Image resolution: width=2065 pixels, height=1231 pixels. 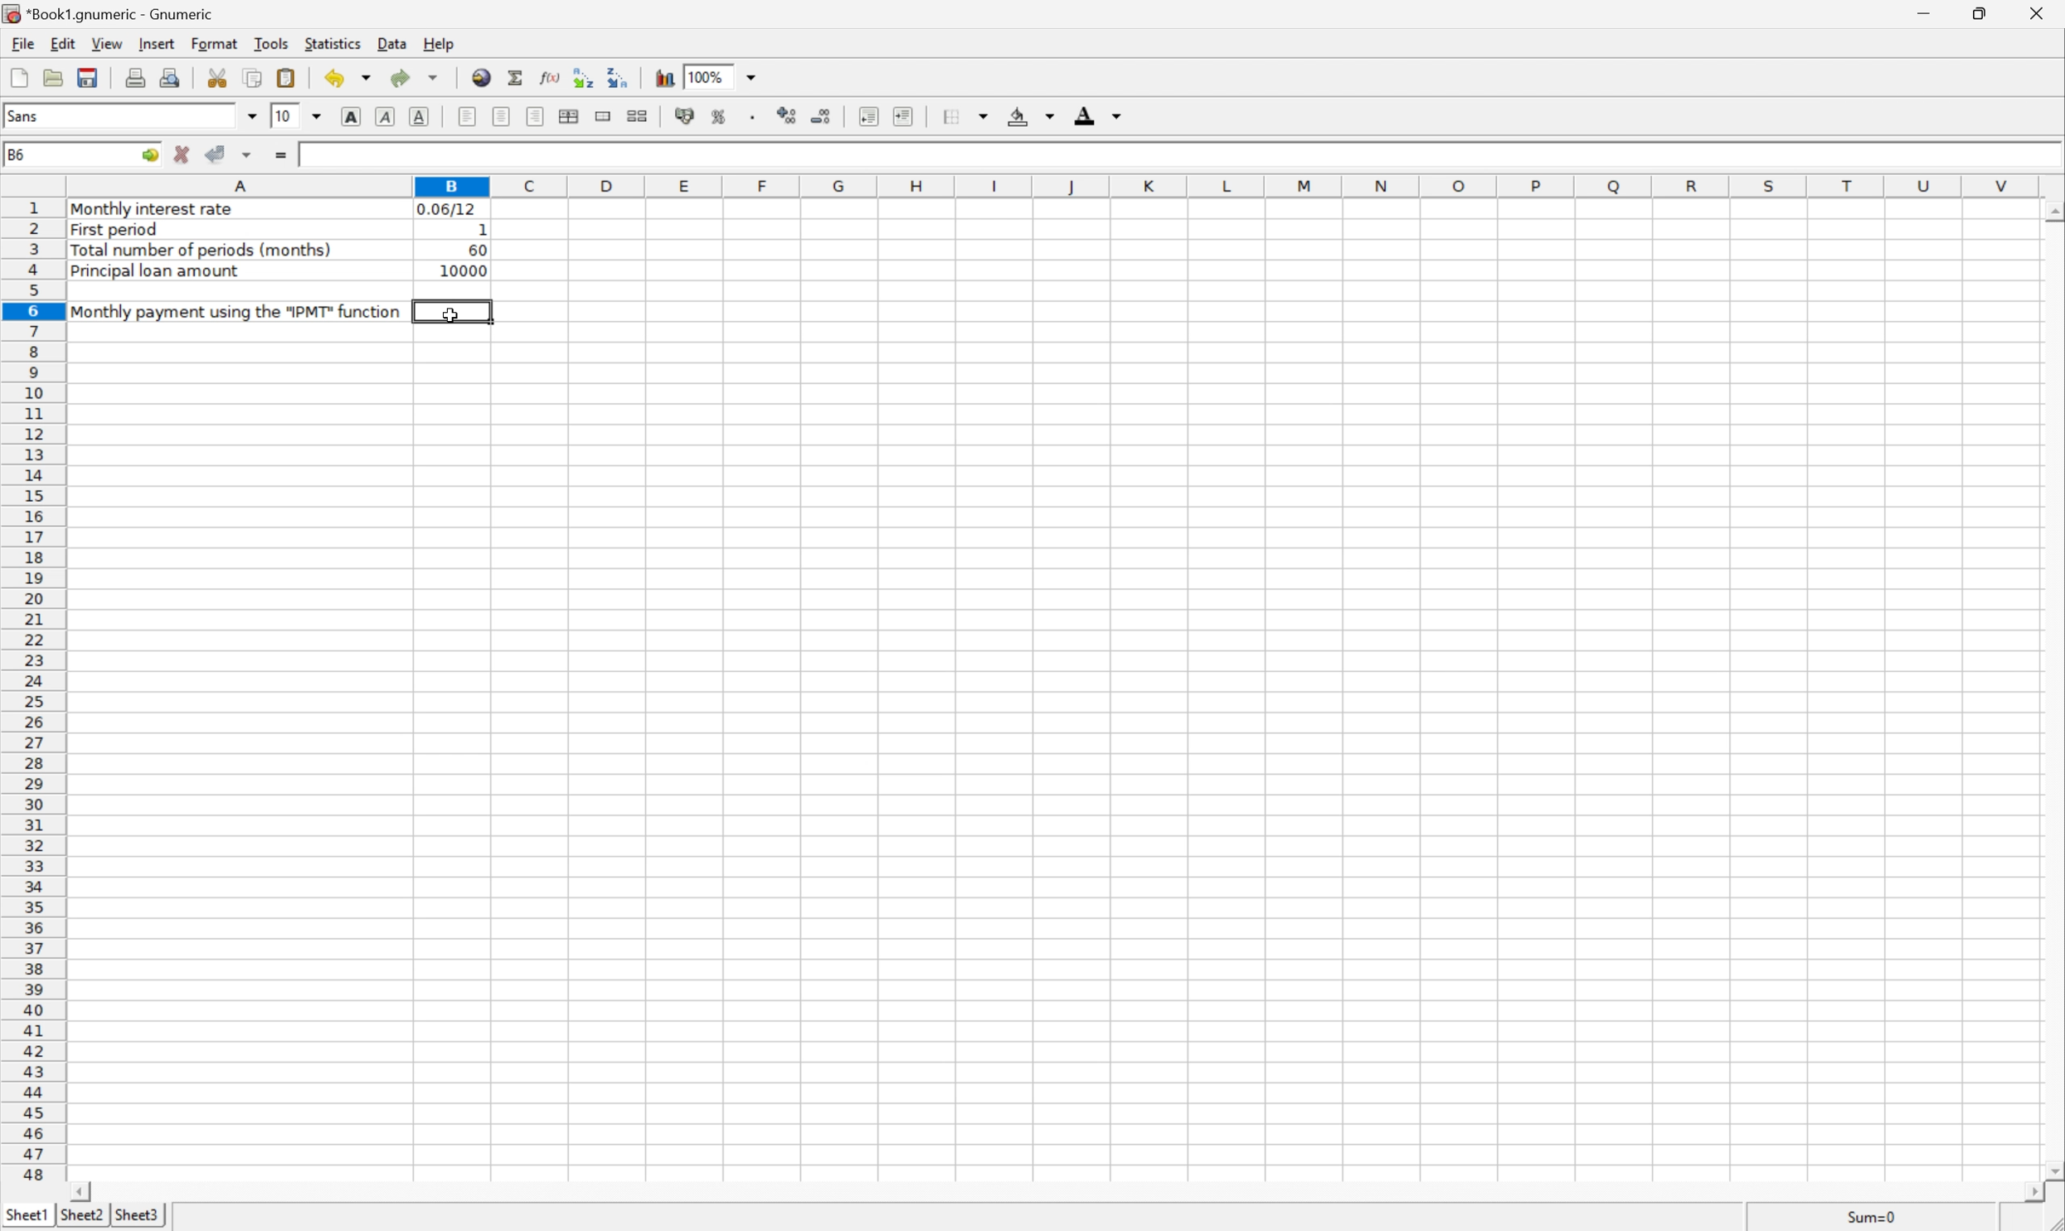 What do you see at coordinates (217, 76) in the screenshot?
I see `Cut selection` at bounding box center [217, 76].